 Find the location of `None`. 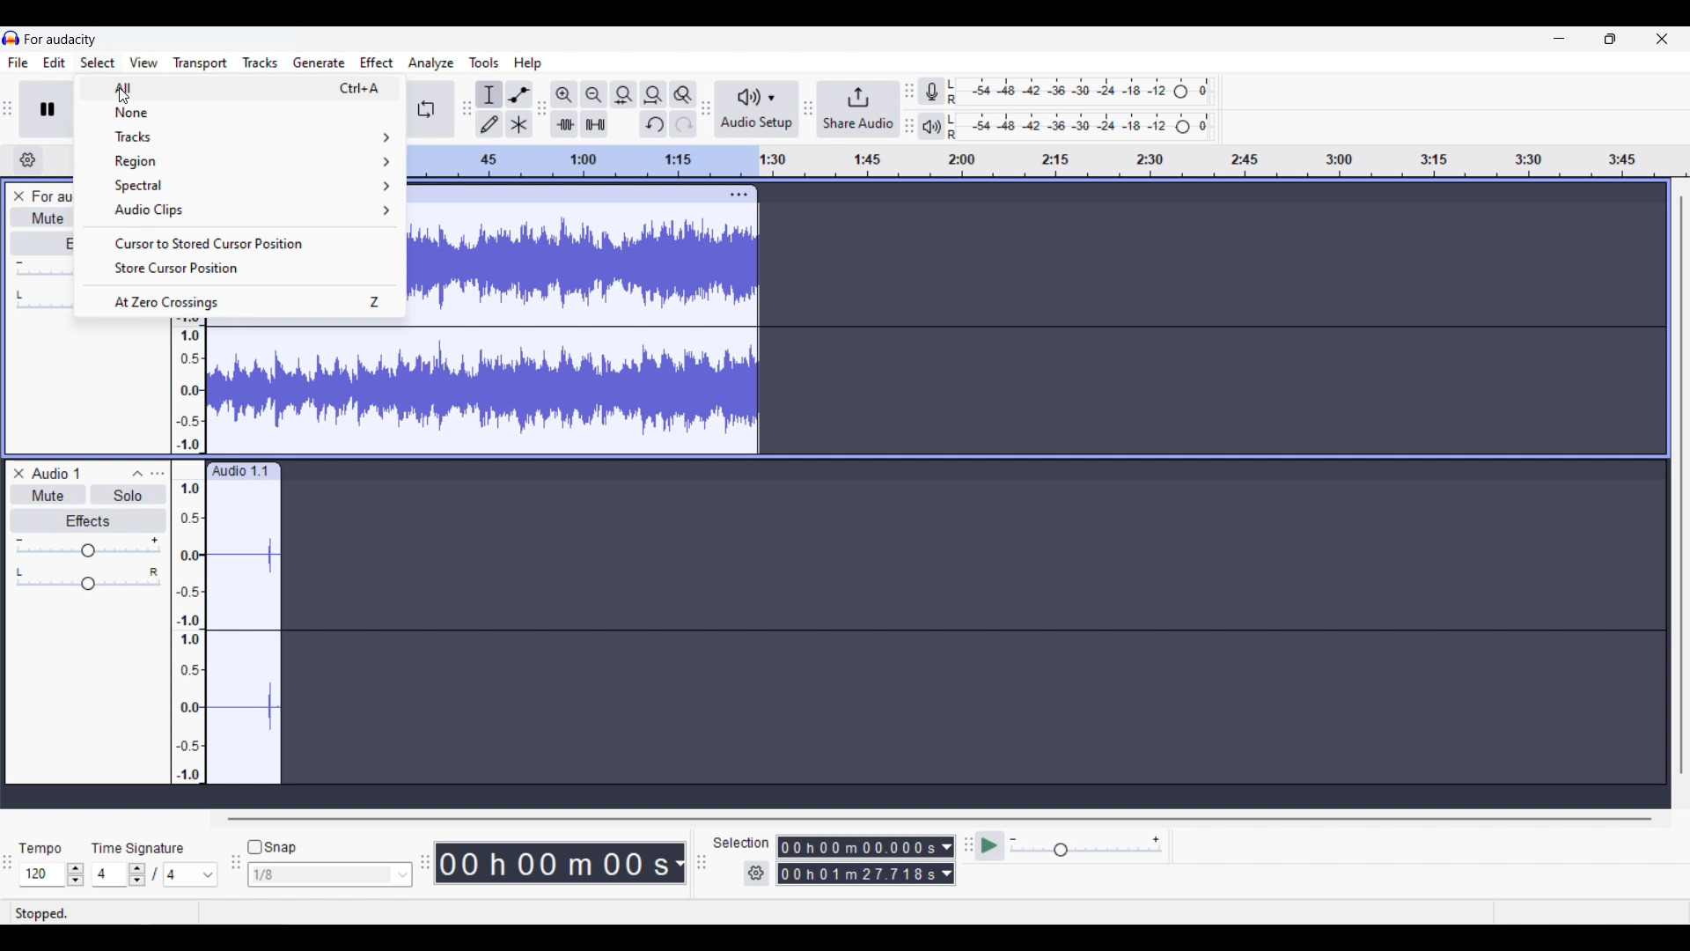

None is located at coordinates (239, 113).